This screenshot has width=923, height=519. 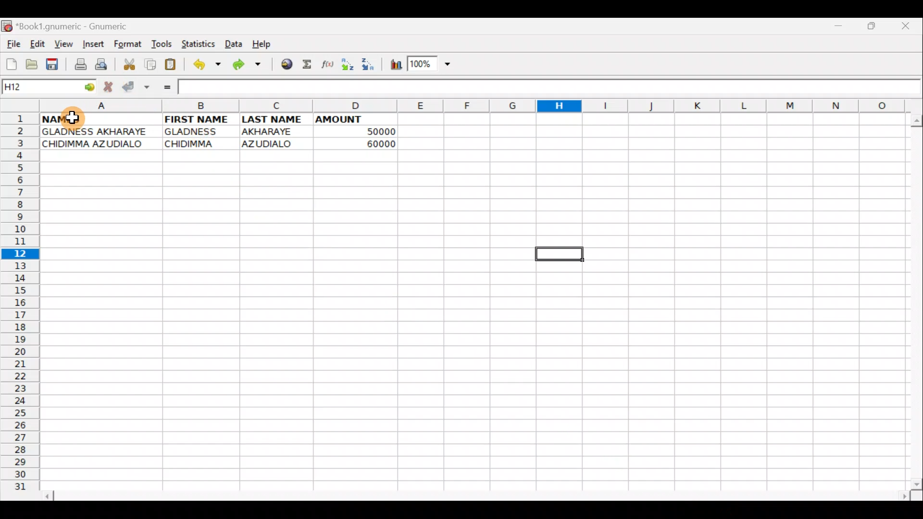 What do you see at coordinates (13, 45) in the screenshot?
I see `File` at bounding box center [13, 45].